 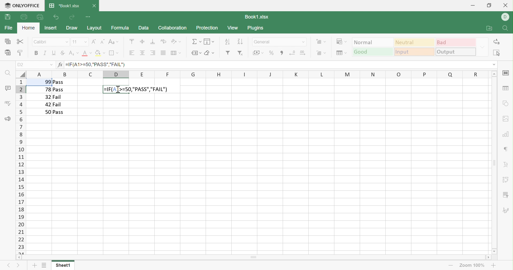 What do you see at coordinates (321, 52) in the screenshot?
I see `Delete cells` at bounding box center [321, 52].